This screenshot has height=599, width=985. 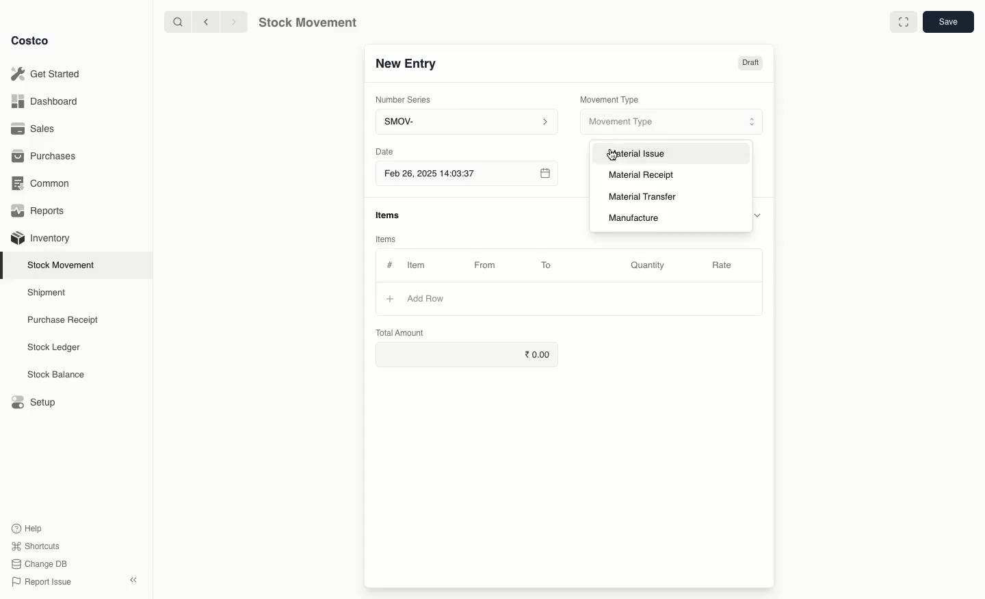 I want to click on 0.00, so click(x=467, y=351).